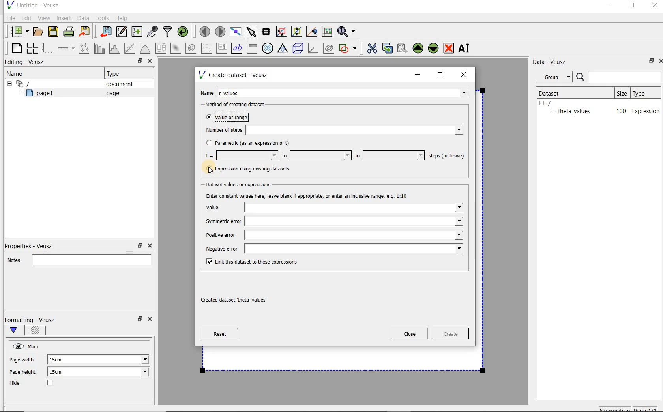 This screenshot has width=663, height=412. What do you see at coordinates (234, 116) in the screenshot?
I see `Value or range` at bounding box center [234, 116].